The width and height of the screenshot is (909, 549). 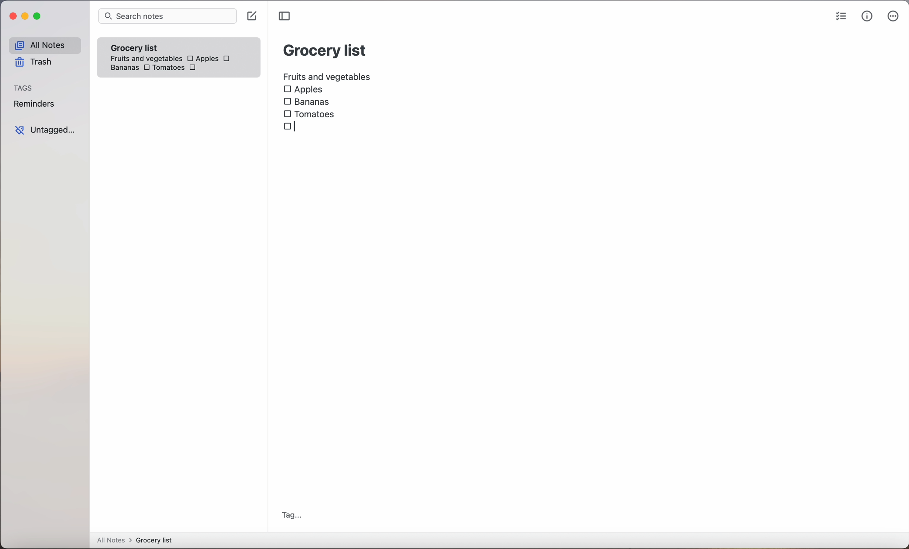 What do you see at coordinates (27, 18) in the screenshot?
I see `minimize Simplenote` at bounding box center [27, 18].